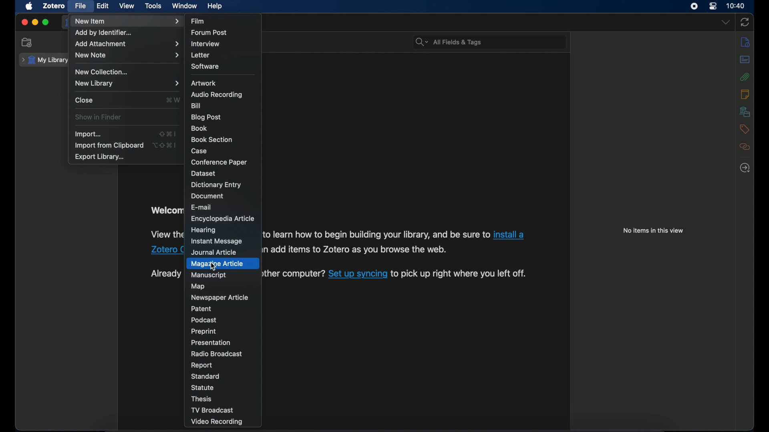 This screenshot has height=432, width=769. I want to click on so you can add items to Zotero as you browse the web, so click(355, 250).